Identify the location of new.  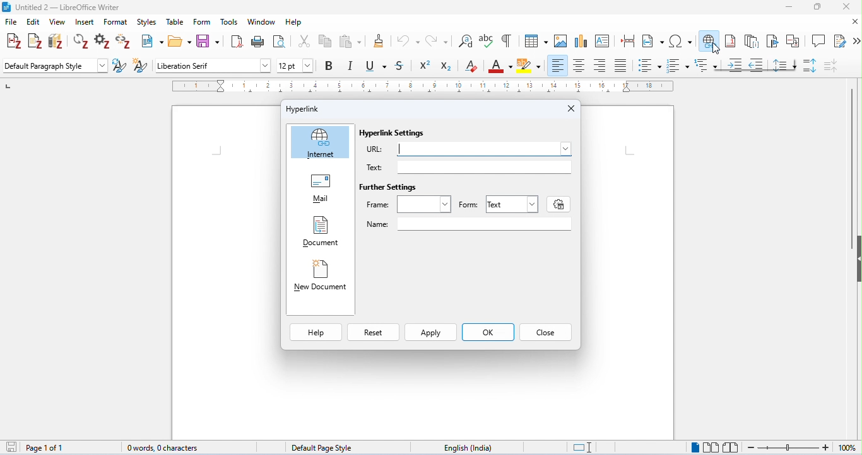
(151, 41).